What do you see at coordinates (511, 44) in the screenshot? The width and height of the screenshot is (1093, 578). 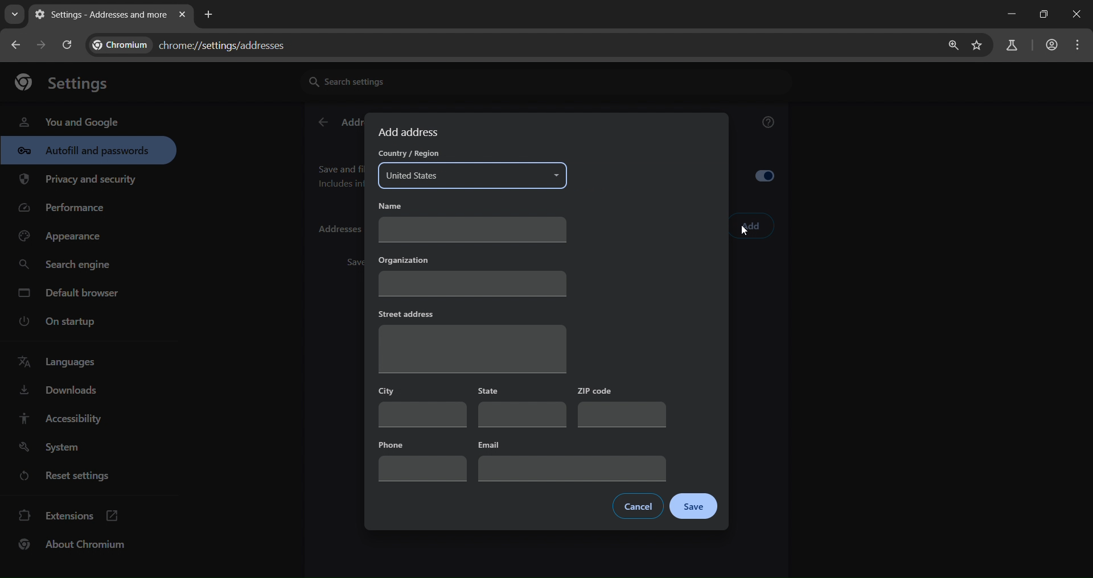 I see `chrome://settings/addresses` at bounding box center [511, 44].